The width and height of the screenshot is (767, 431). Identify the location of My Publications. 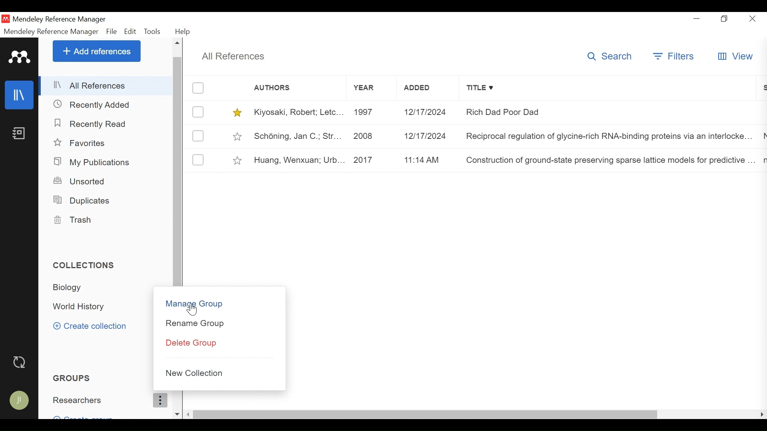
(91, 162).